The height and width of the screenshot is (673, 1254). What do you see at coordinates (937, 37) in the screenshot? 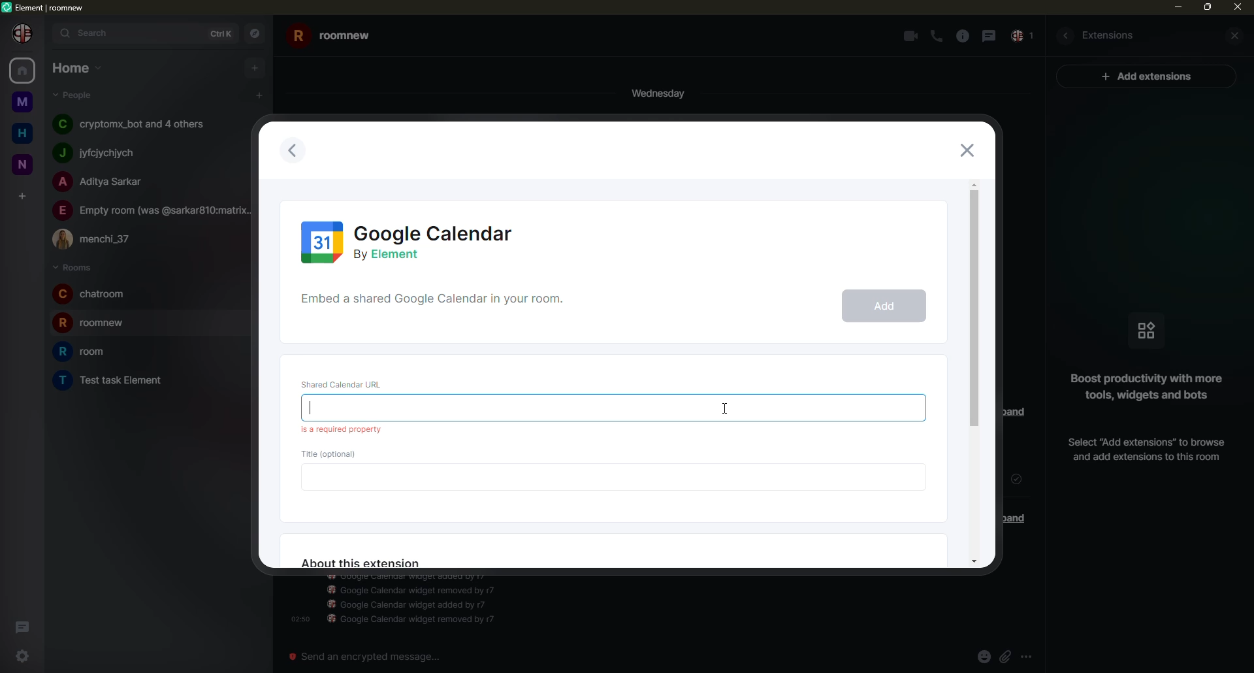
I see `call` at bounding box center [937, 37].